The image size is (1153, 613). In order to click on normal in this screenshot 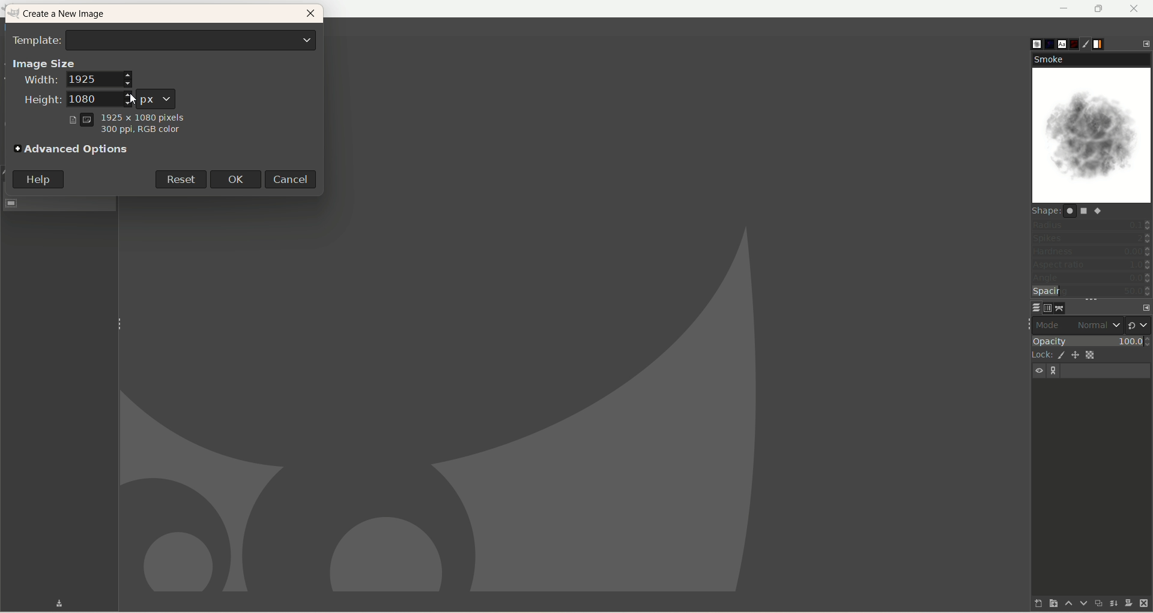, I will do `click(1097, 325)`.